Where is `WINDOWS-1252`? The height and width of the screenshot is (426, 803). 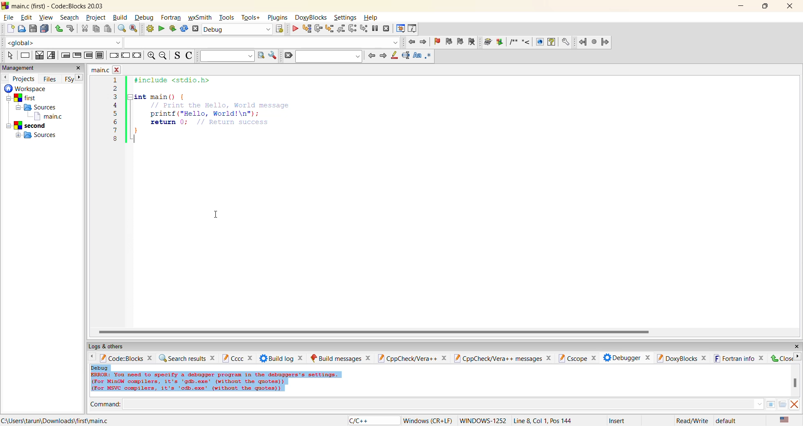
WINDOWS-1252 is located at coordinates (482, 420).